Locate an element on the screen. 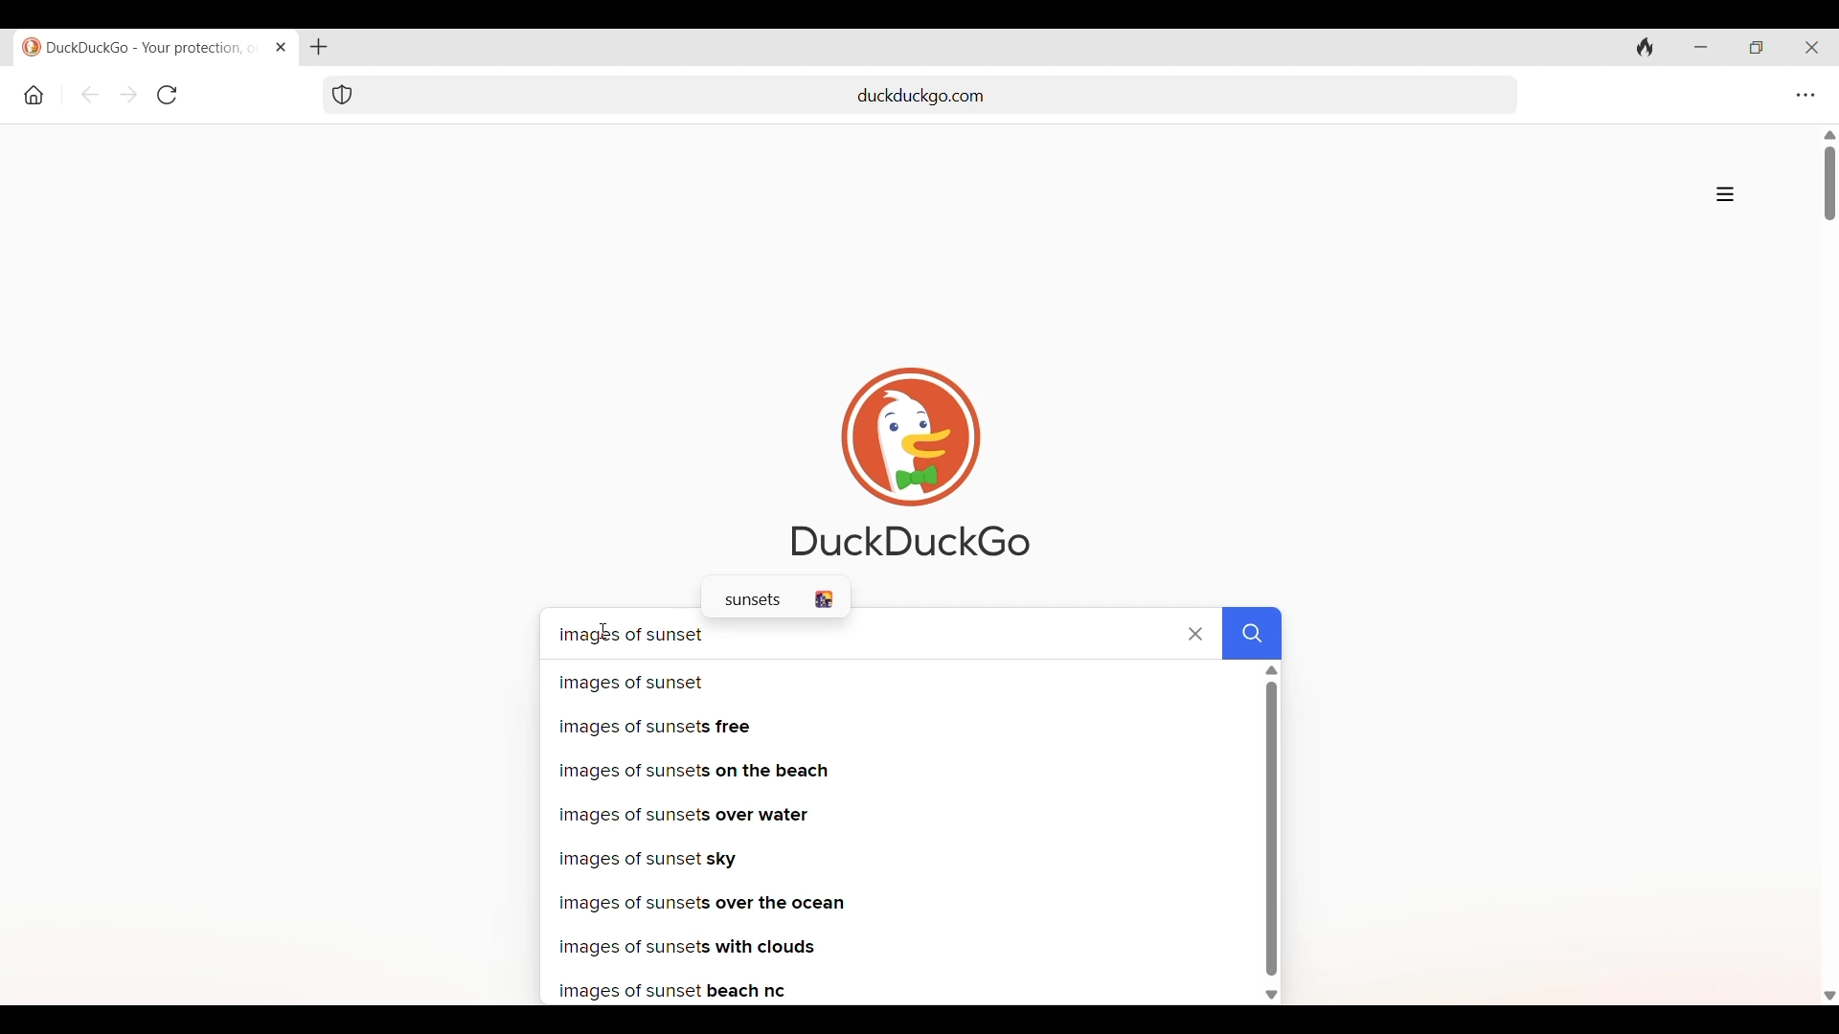  Close tab is located at coordinates (282, 47).